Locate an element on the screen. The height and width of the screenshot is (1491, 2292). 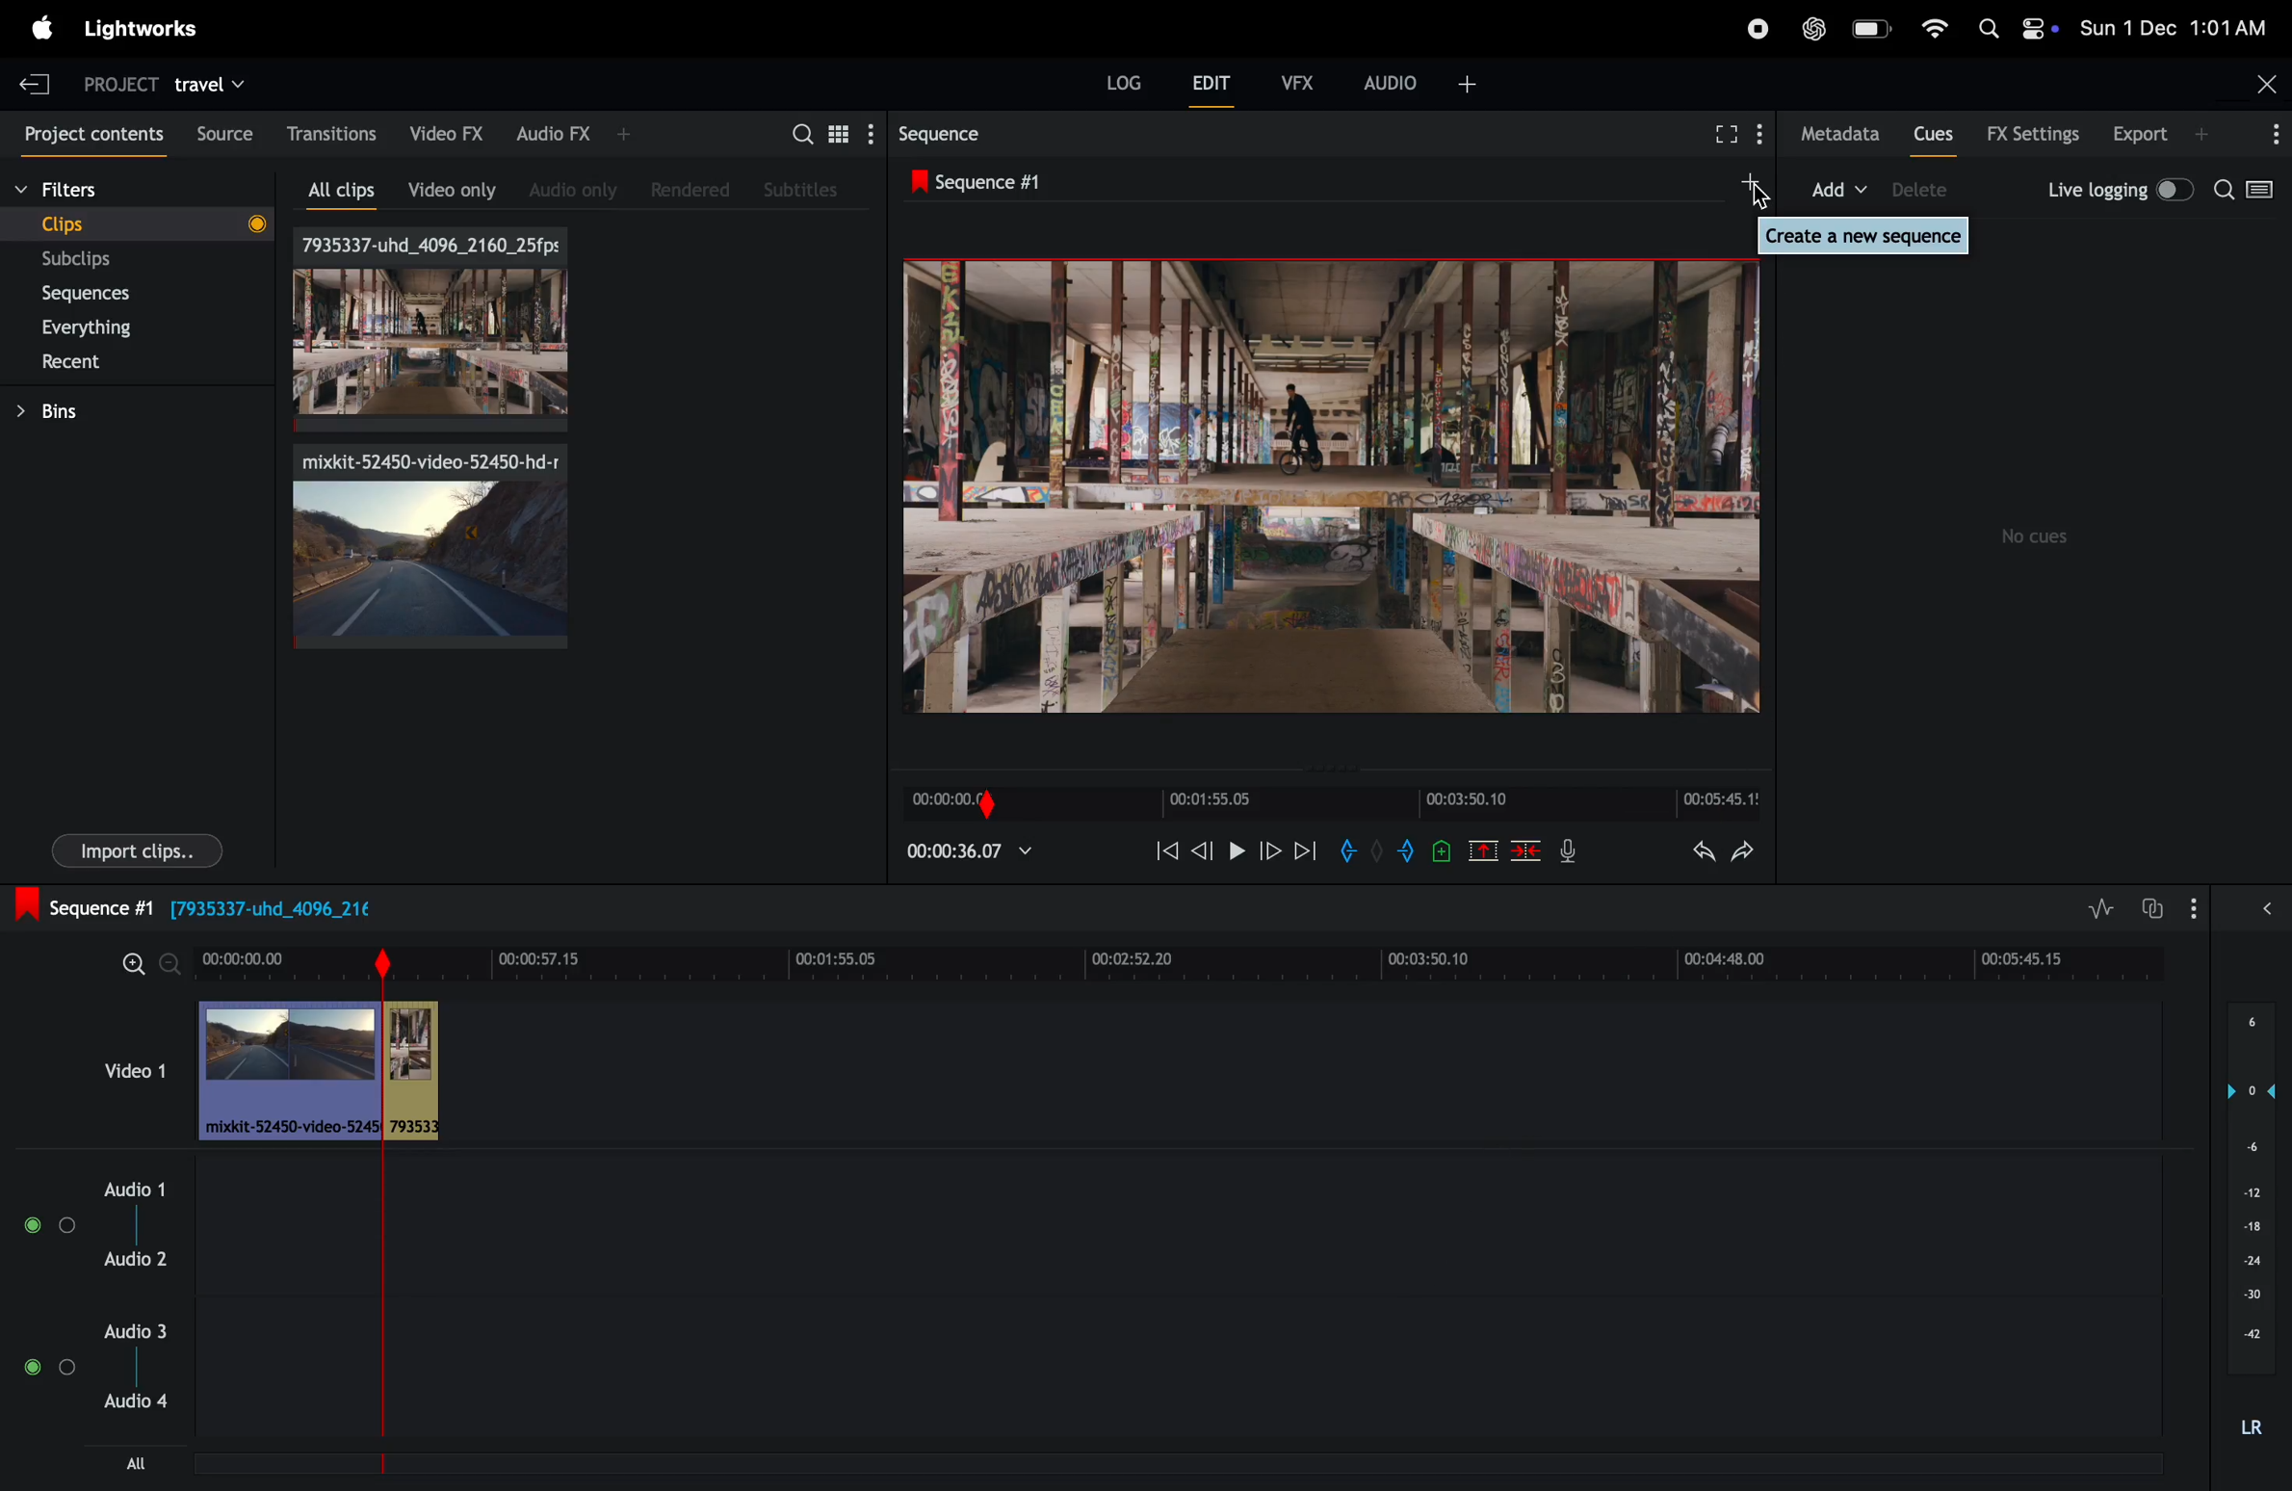
rendered is located at coordinates (690, 189).